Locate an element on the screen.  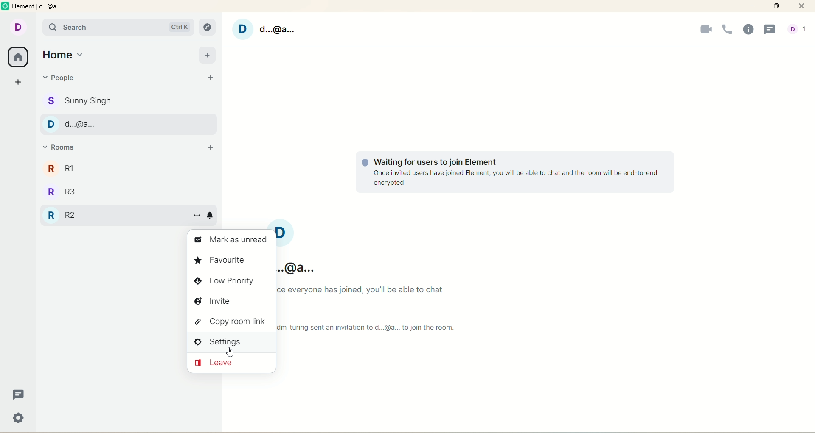
options is located at coordinates (195, 215).